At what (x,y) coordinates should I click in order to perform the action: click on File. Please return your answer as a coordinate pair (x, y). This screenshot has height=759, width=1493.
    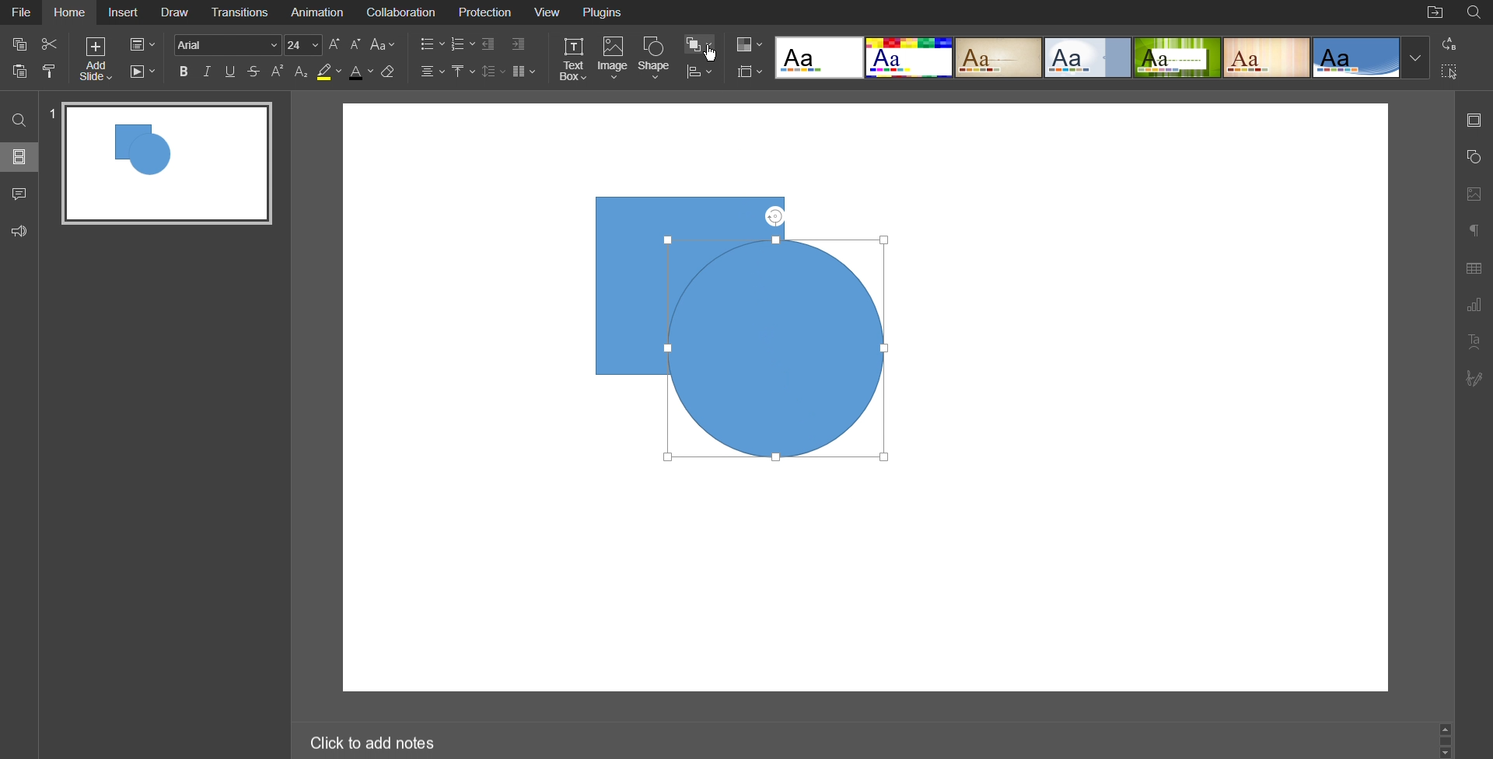
    Looking at the image, I should click on (20, 12).